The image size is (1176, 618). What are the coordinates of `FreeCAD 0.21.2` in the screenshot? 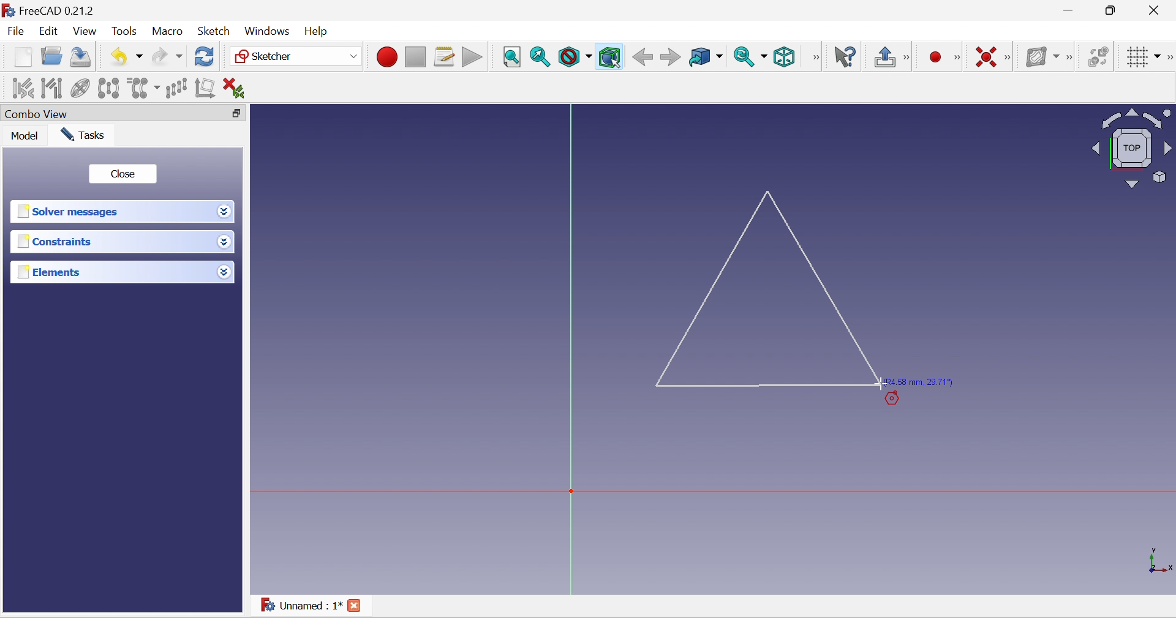 It's located at (49, 10).